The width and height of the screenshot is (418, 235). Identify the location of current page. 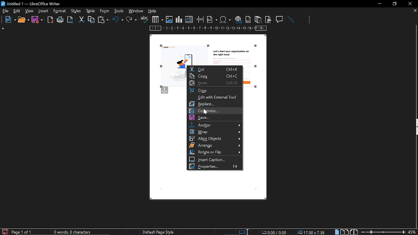
(22, 232).